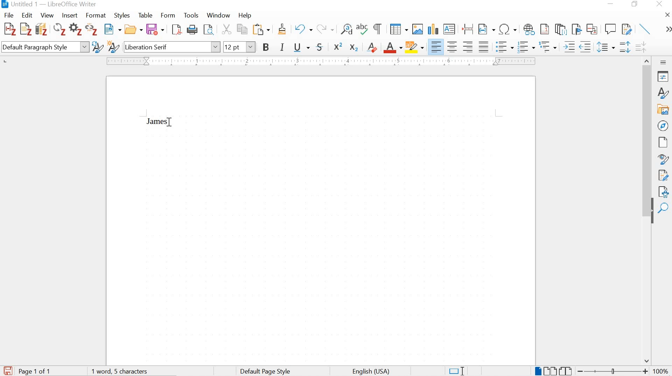 The image size is (672, 376). What do you see at coordinates (208, 30) in the screenshot?
I see `toggle print preview` at bounding box center [208, 30].